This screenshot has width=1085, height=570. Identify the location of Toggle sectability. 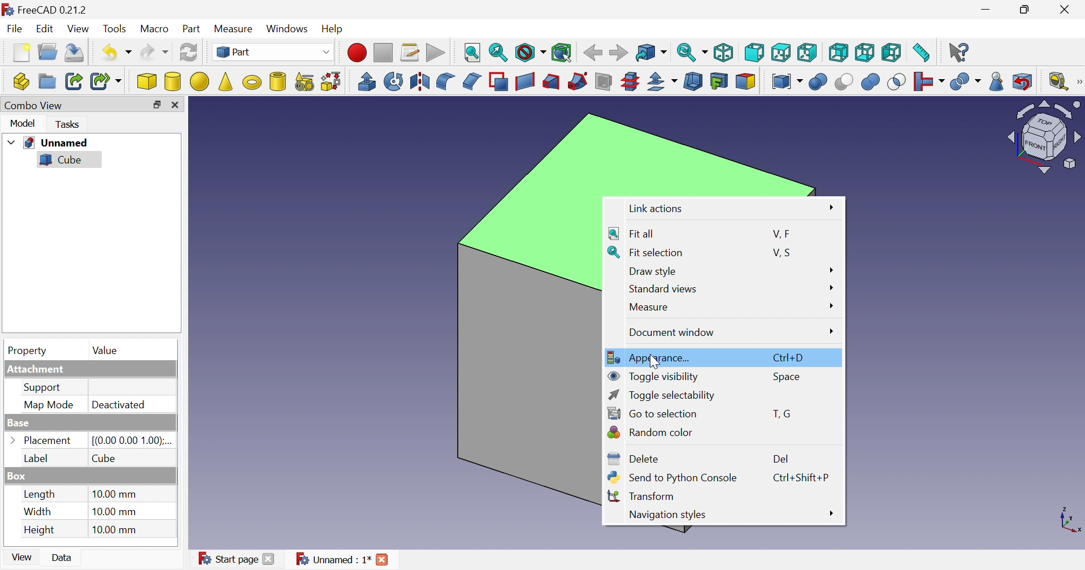
(663, 395).